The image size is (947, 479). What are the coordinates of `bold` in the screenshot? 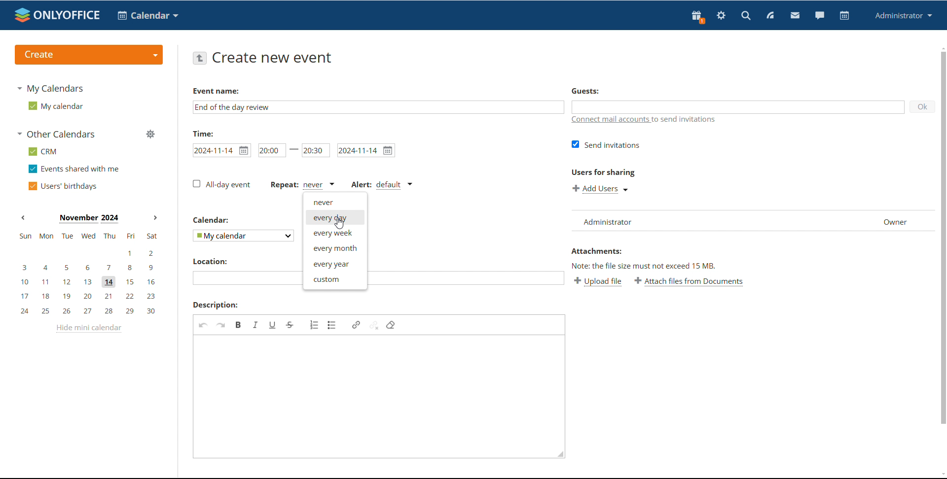 It's located at (239, 324).